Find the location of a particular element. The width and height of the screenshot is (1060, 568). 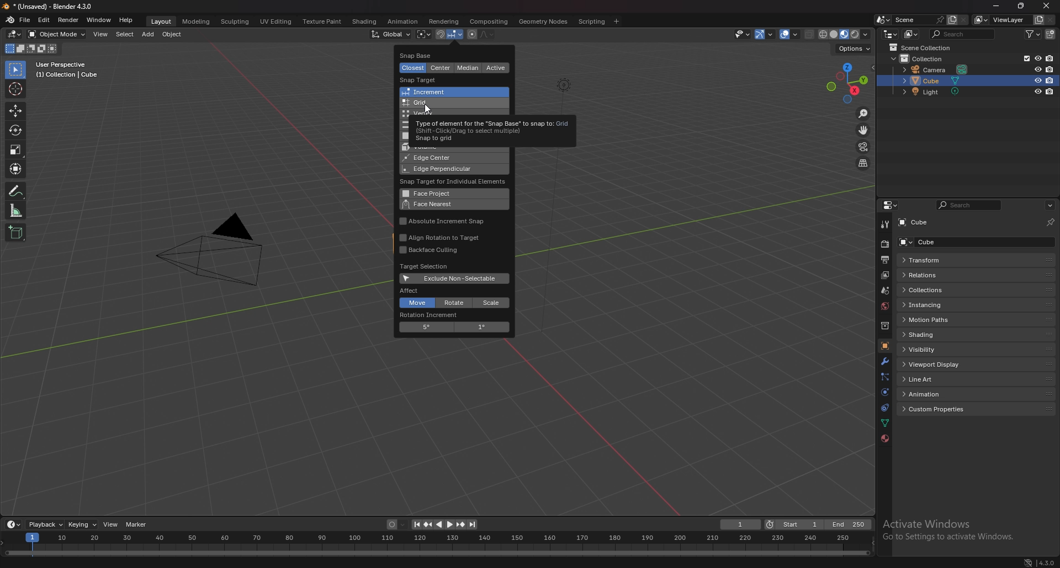

camera is located at coordinates (937, 70).